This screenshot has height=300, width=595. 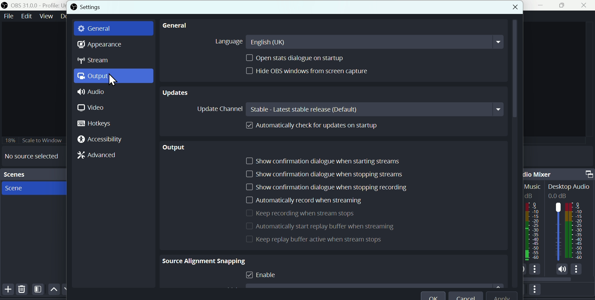 What do you see at coordinates (87, 6) in the screenshot?
I see `Settings` at bounding box center [87, 6].